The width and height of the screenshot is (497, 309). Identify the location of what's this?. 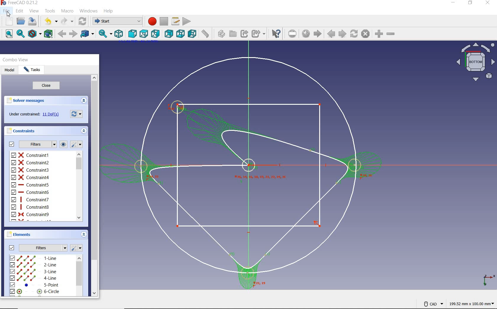
(276, 34).